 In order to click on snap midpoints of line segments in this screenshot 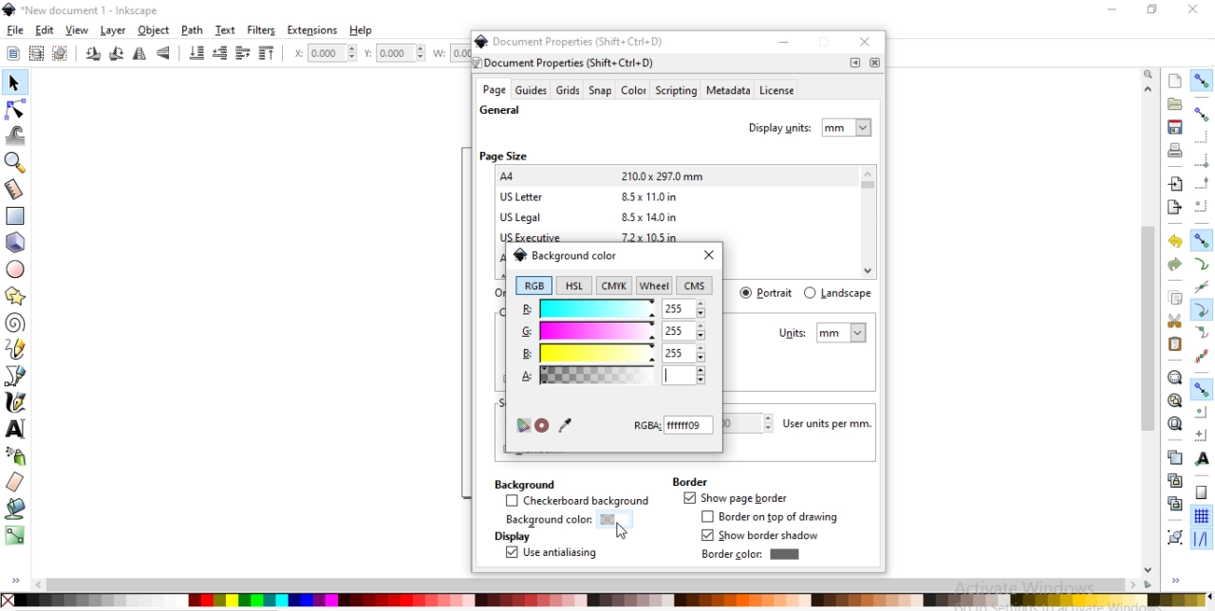, I will do `click(1200, 356)`.